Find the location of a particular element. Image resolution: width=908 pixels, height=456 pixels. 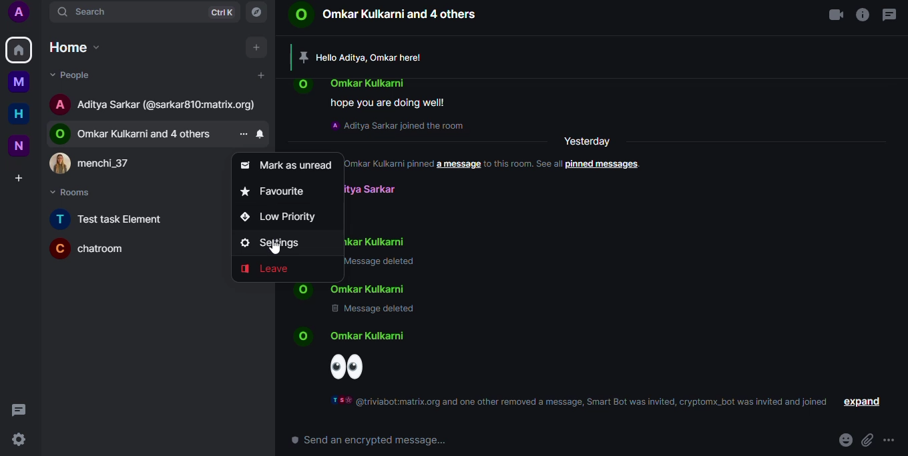

search is located at coordinates (97, 12).